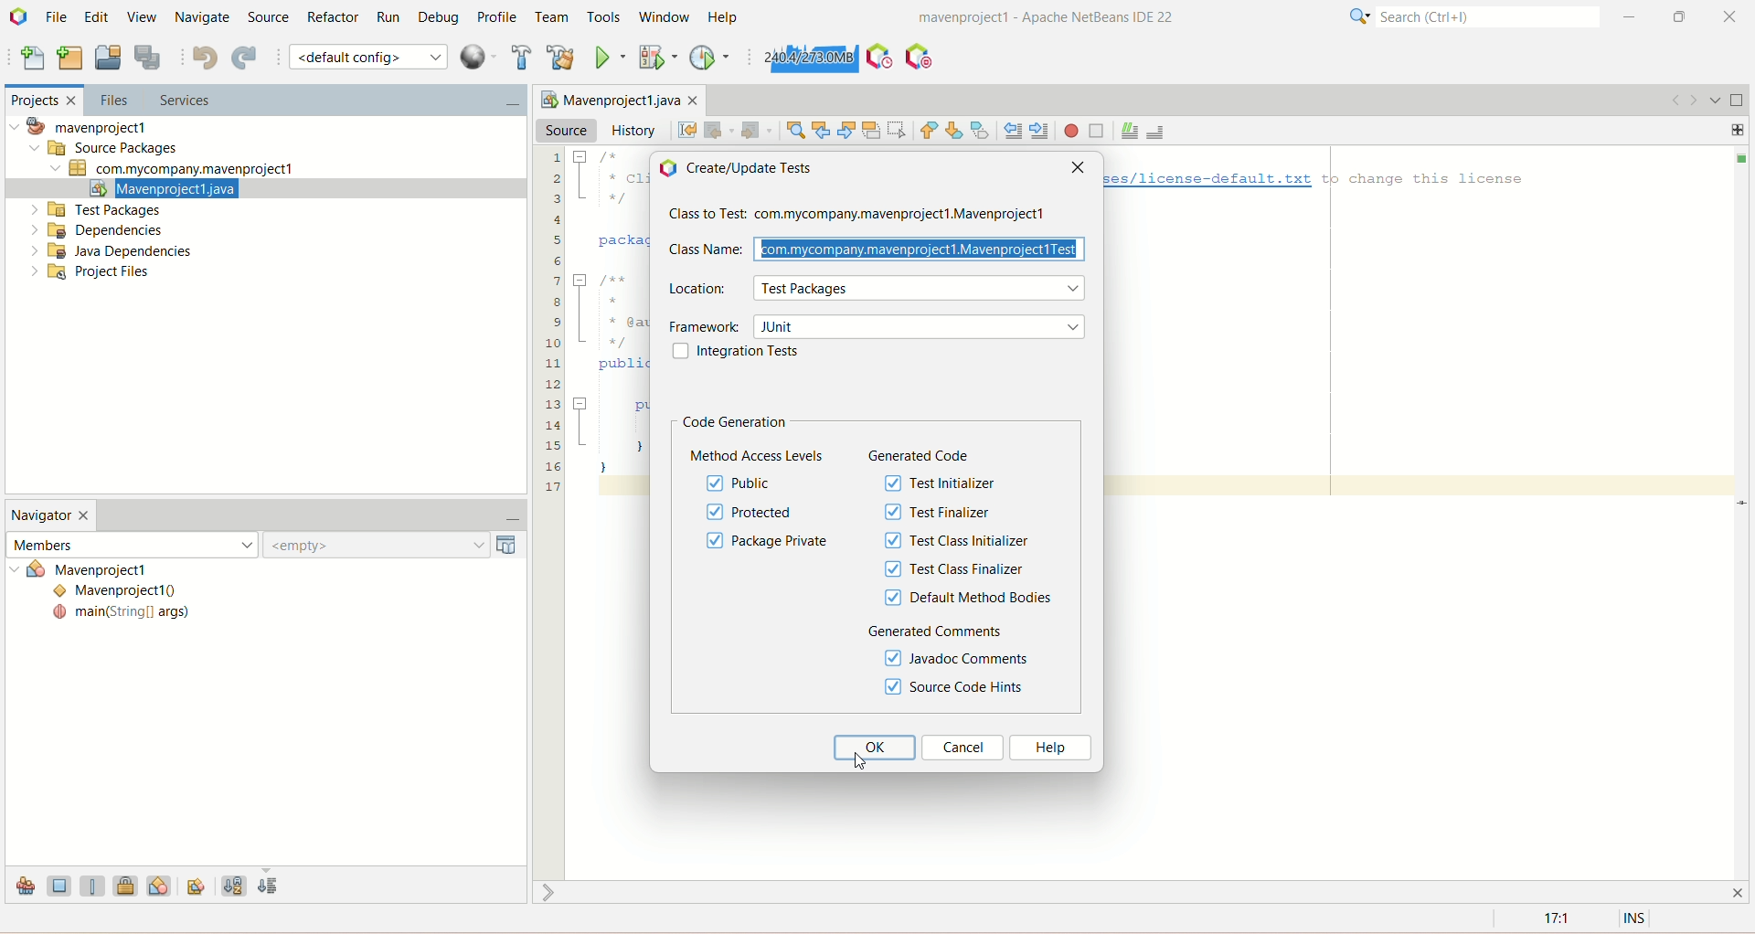  Describe the element at coordinates (939, 481) in the screenshot. I see `test initializer` at that location.